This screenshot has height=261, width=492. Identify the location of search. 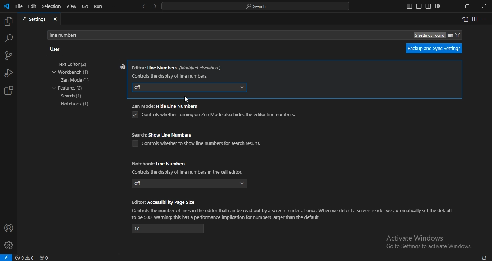
(72, 96).